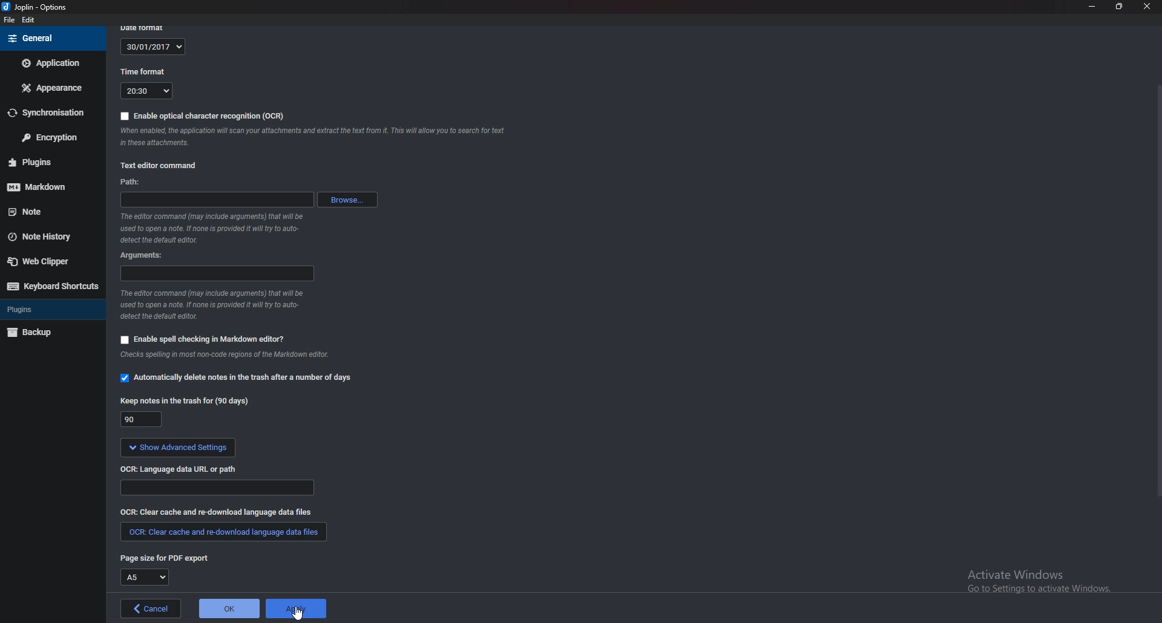 This screenshot has width=1162, height=623. Describe the element at coordinates (1157, 291) in the screenshot. I see `Scroll bar` at that location.